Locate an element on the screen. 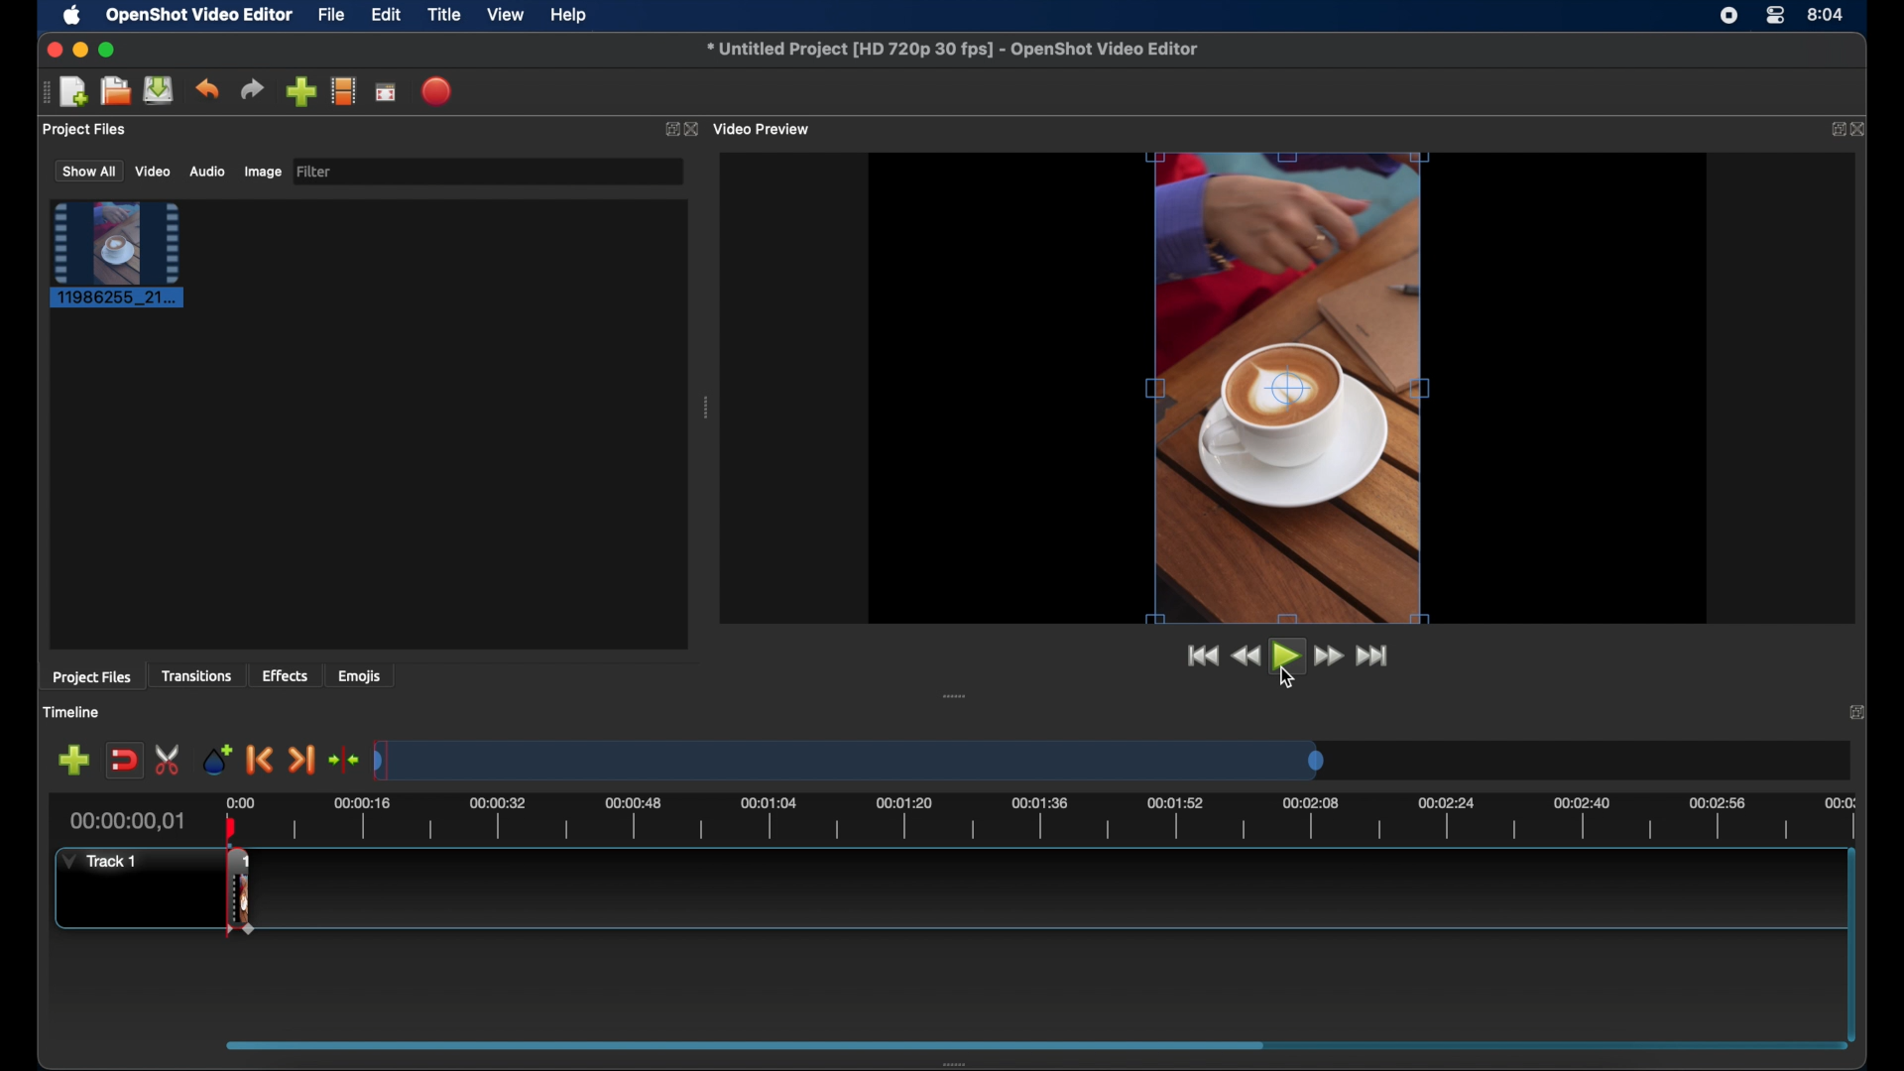 This screenshot has height=1071, width=1904. drag handle is located at coordinates (42, 93).